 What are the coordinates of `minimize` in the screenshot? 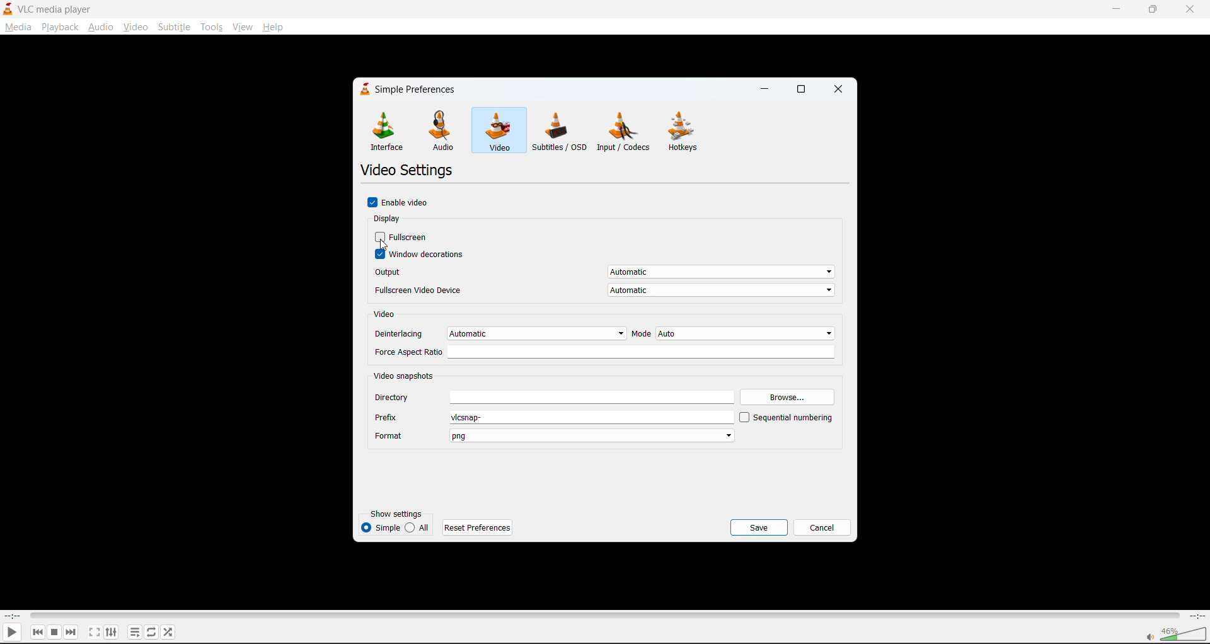 It's located at (1115, 9).